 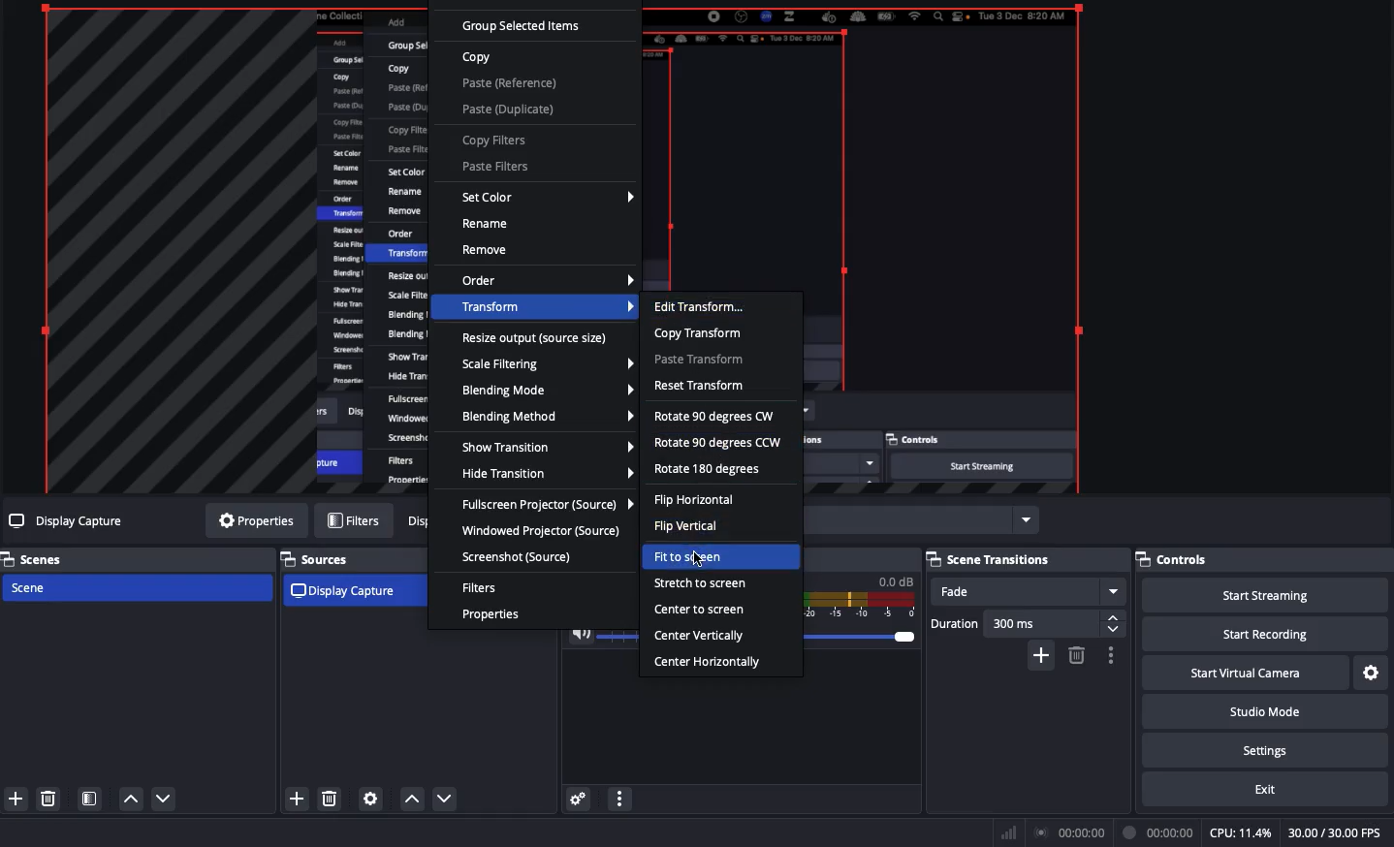 What do you see at coordinates (1263, 637) in the screenshot?
I see `Start recording` at bounding box center [1263, 637].